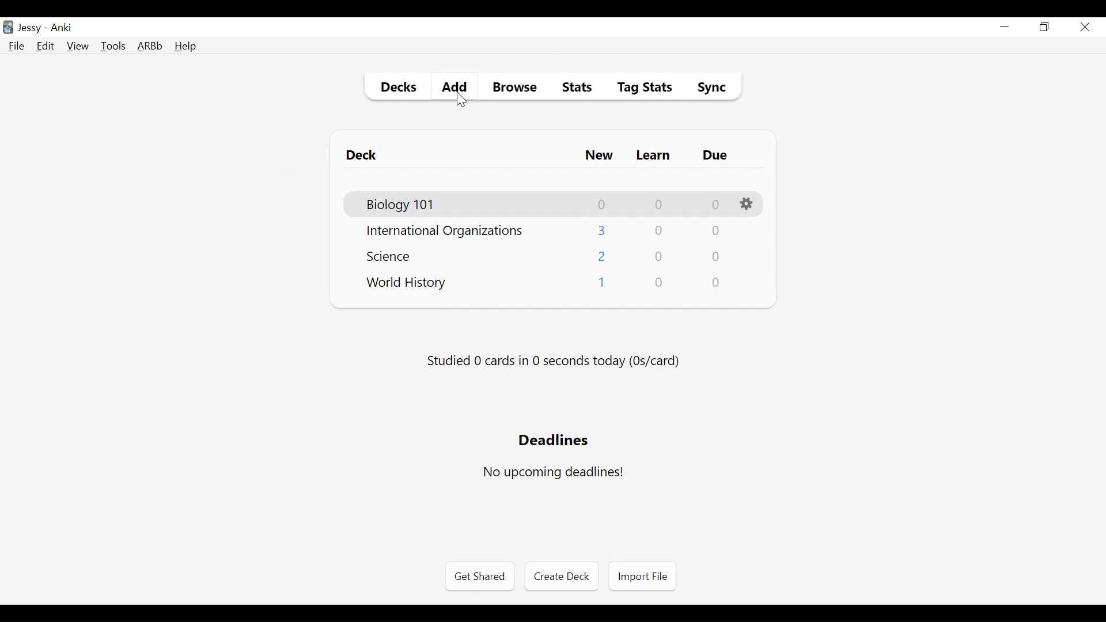  I want to click on Cursor, so click(462, 99).